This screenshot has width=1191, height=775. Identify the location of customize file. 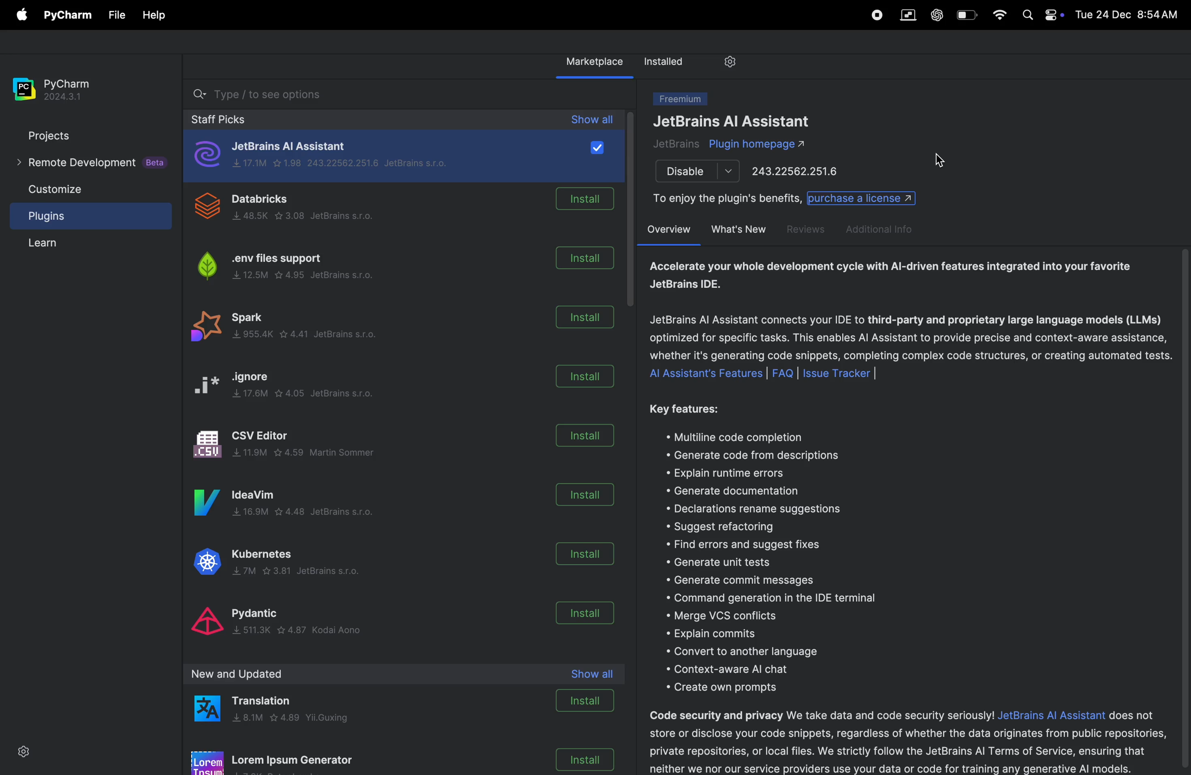
(77, 191).